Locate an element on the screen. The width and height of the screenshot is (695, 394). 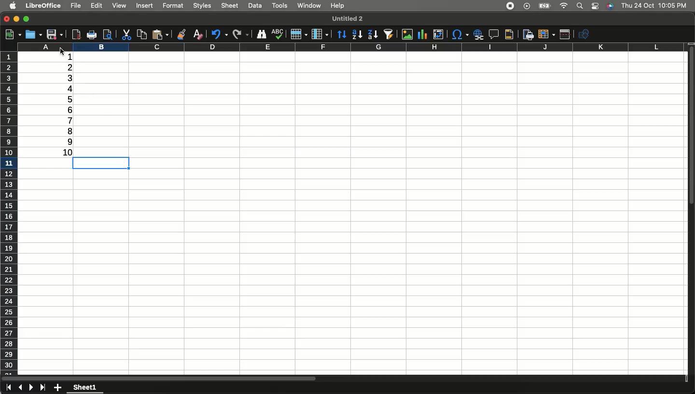
Data is located at coordinates (255, 5).